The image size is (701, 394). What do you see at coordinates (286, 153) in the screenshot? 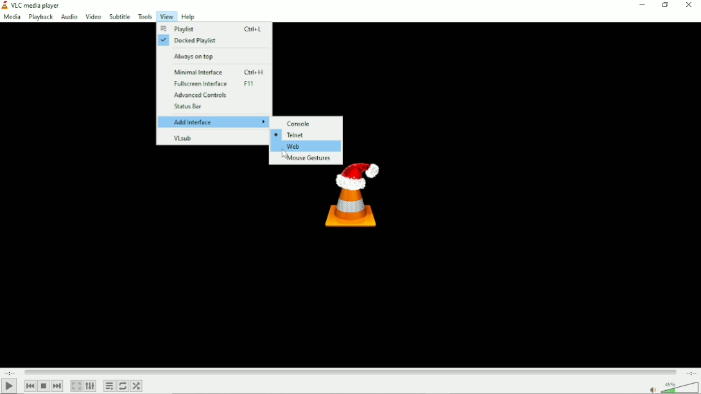
I see `Cursor` at bounding box center [286, 153].